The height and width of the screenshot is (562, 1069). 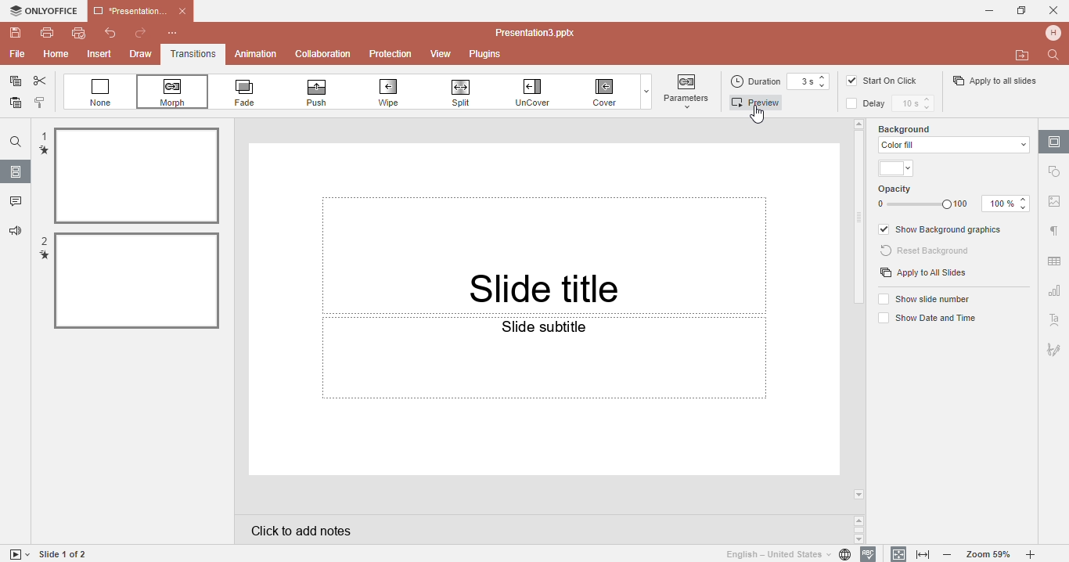 I want to click on Show slide numbers, so click(x=927, y=298).